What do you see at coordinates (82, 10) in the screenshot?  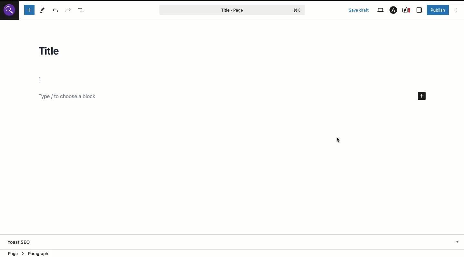 I see `Document overview` at bounding box center [82, 10].